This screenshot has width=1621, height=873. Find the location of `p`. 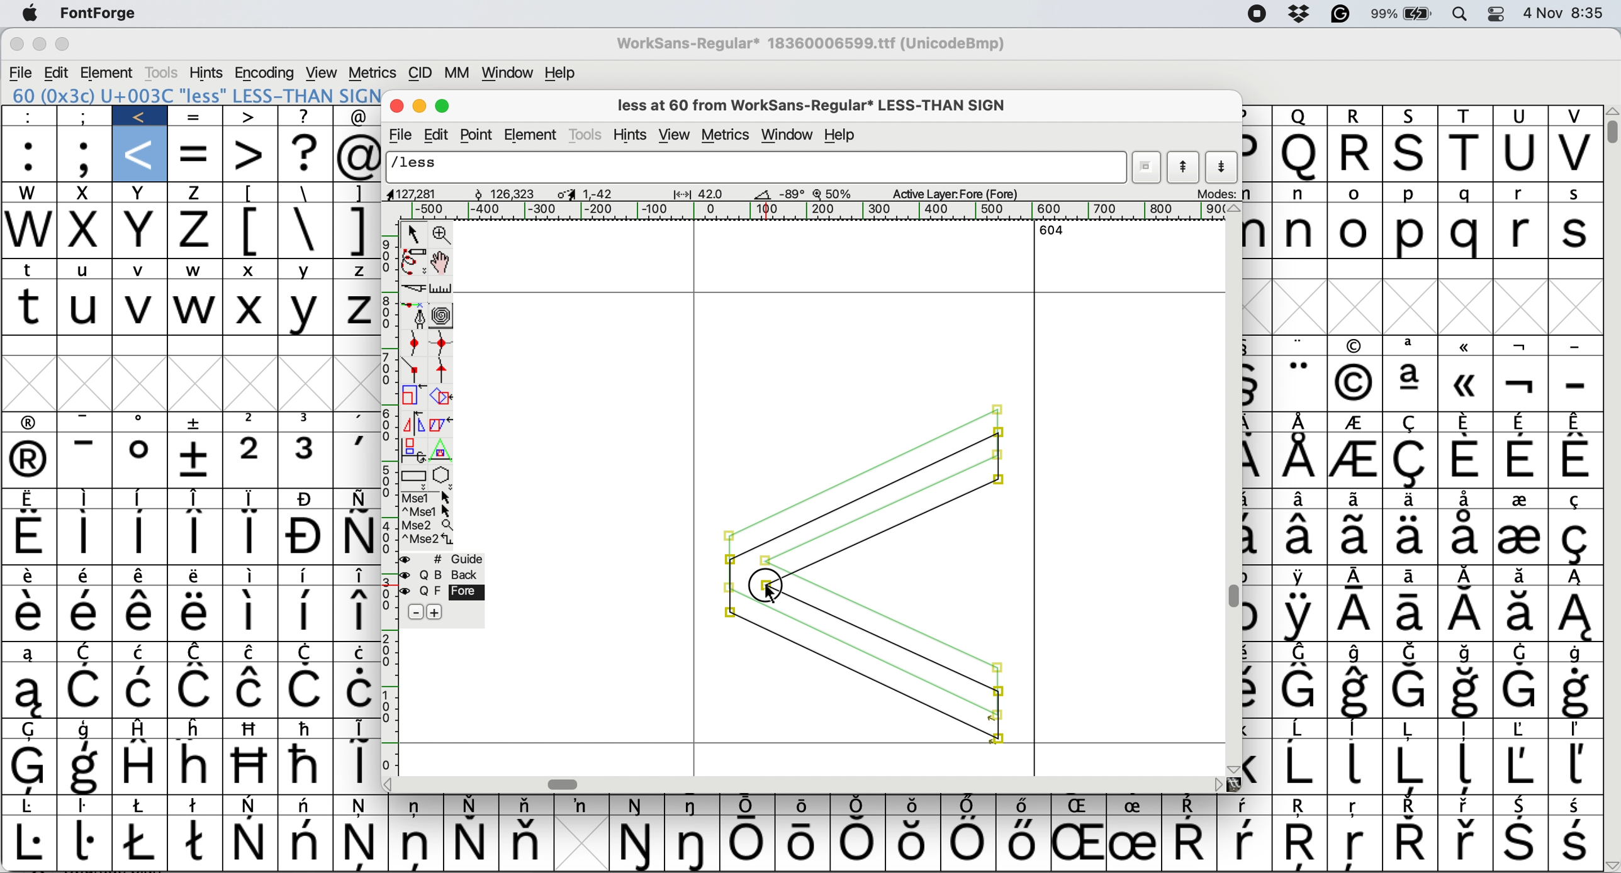

p is located at coordinates (1255, 114).